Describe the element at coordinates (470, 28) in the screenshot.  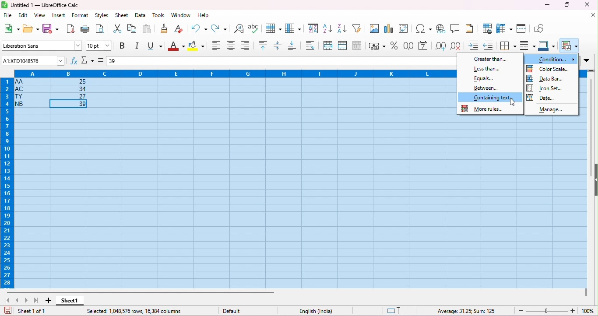
I see `header and footer` at that location.